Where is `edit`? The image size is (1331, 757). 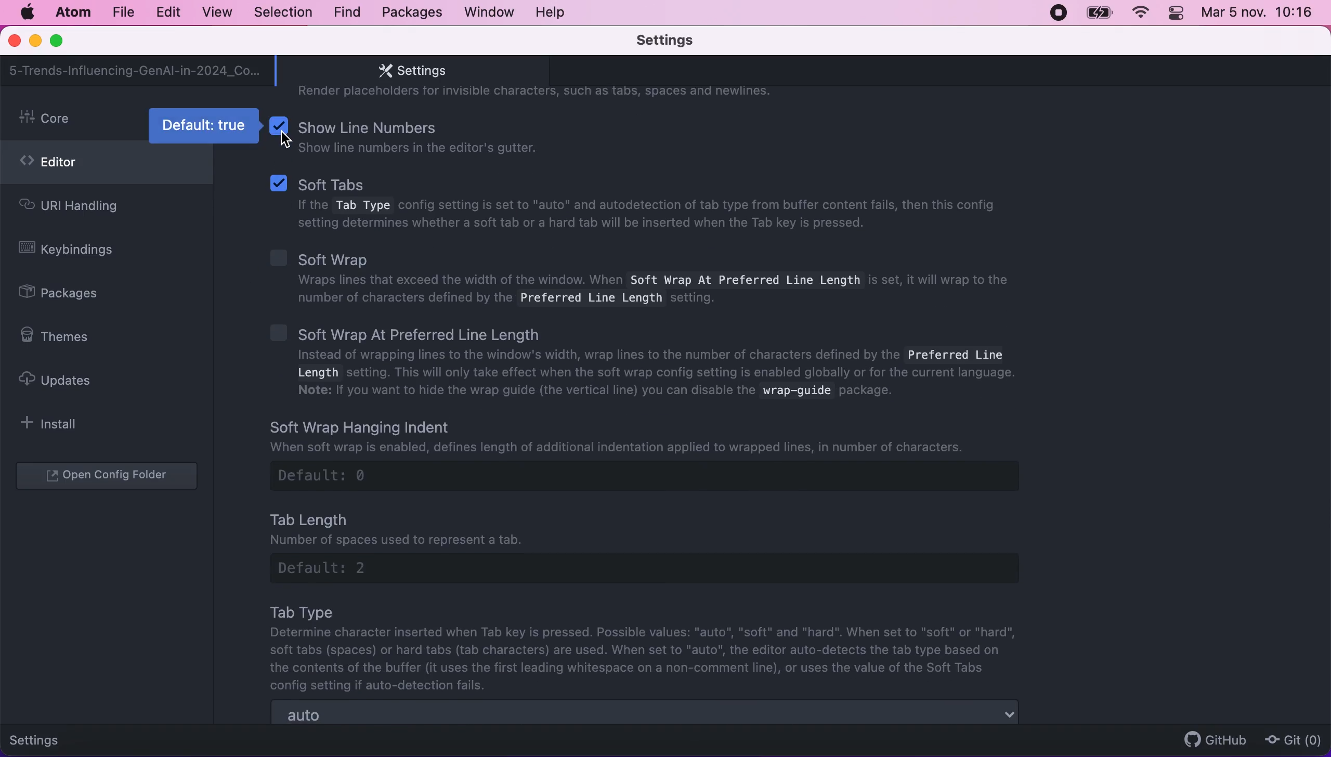
edit is located at coordinates (167, 12).